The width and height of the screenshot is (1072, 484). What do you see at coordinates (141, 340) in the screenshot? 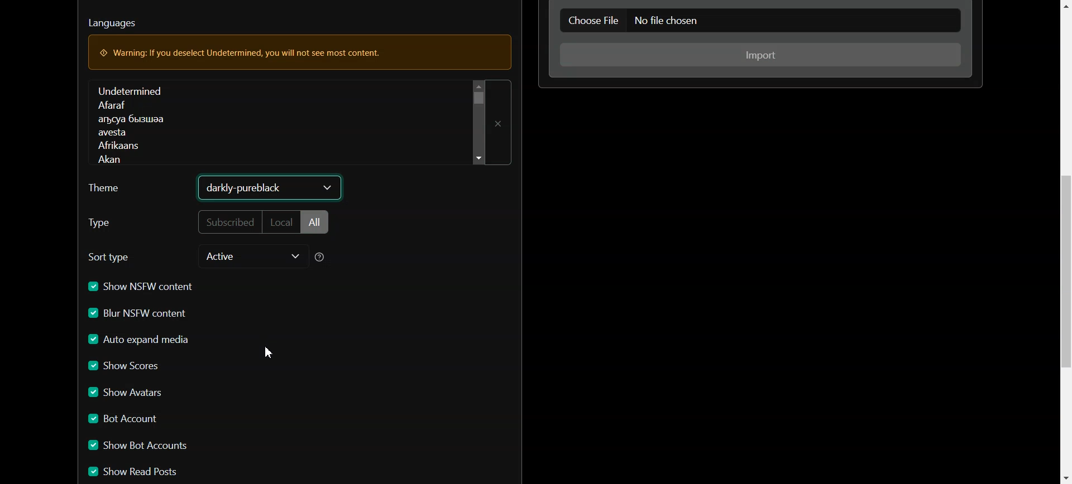
I see `Auto expand media` at bounding box center [141, 340].